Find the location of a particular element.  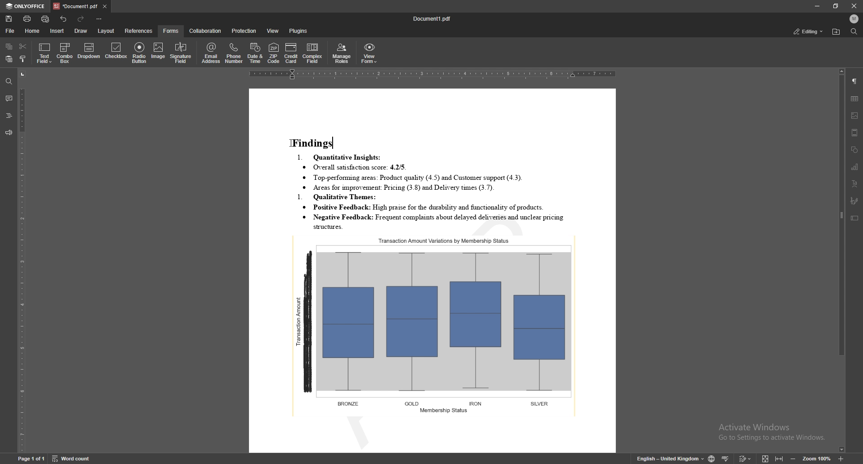

redo is located at coordinates (82, 19).